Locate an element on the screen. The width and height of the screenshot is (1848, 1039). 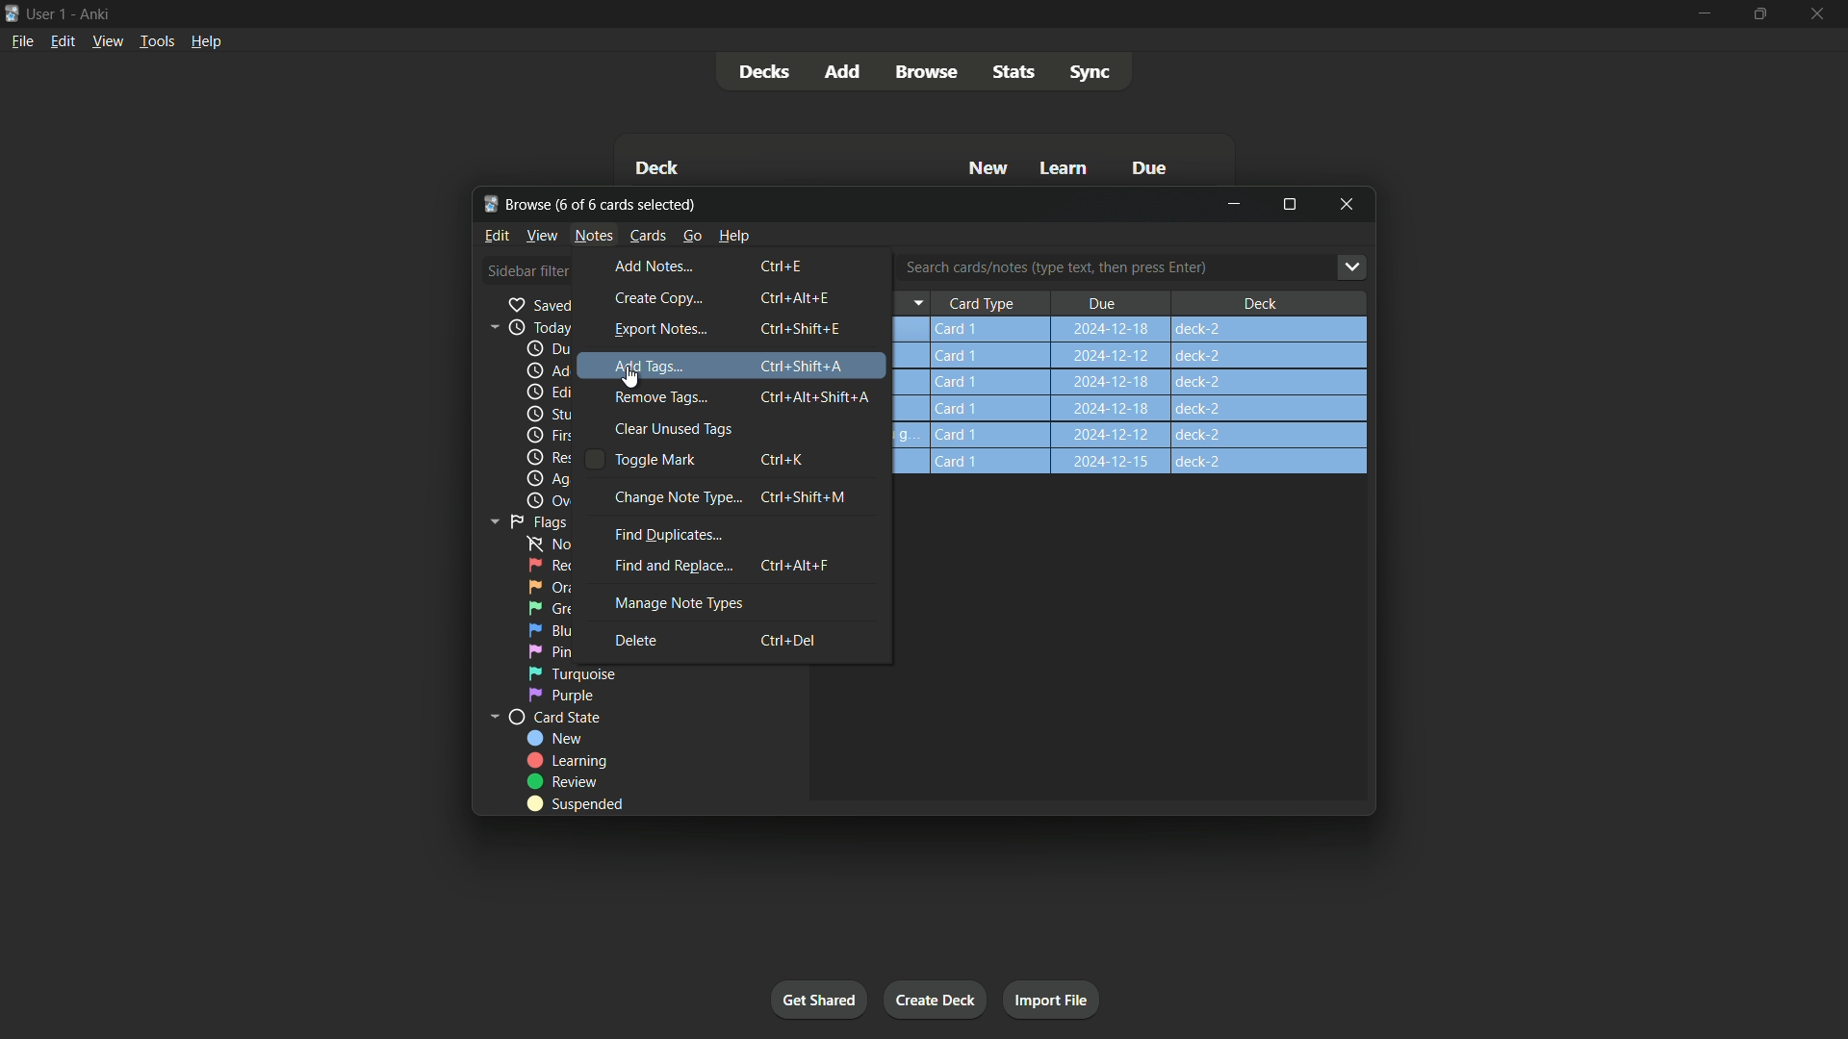
saved is located at coordinates (542, 304).